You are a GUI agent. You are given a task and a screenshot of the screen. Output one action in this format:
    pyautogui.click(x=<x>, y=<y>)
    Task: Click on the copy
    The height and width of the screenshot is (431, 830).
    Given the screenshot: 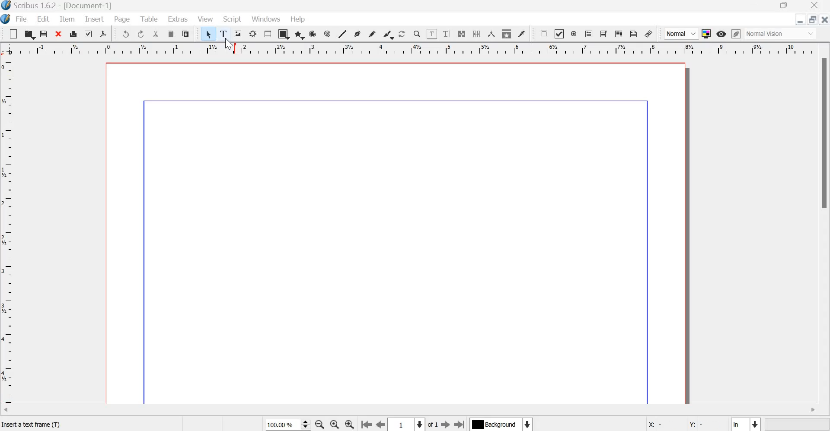 What is the action you would take?
    pyautogui.click(x=171, y=34)
    